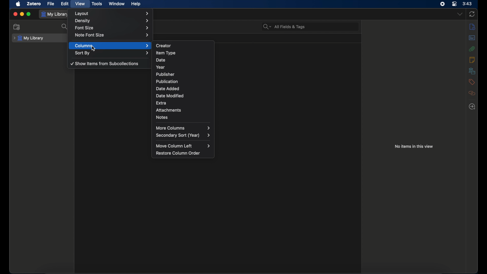  What do you see at coordinates (29, 14) in the screenshot?
I see `maximize` at bounding box center [29, 14].